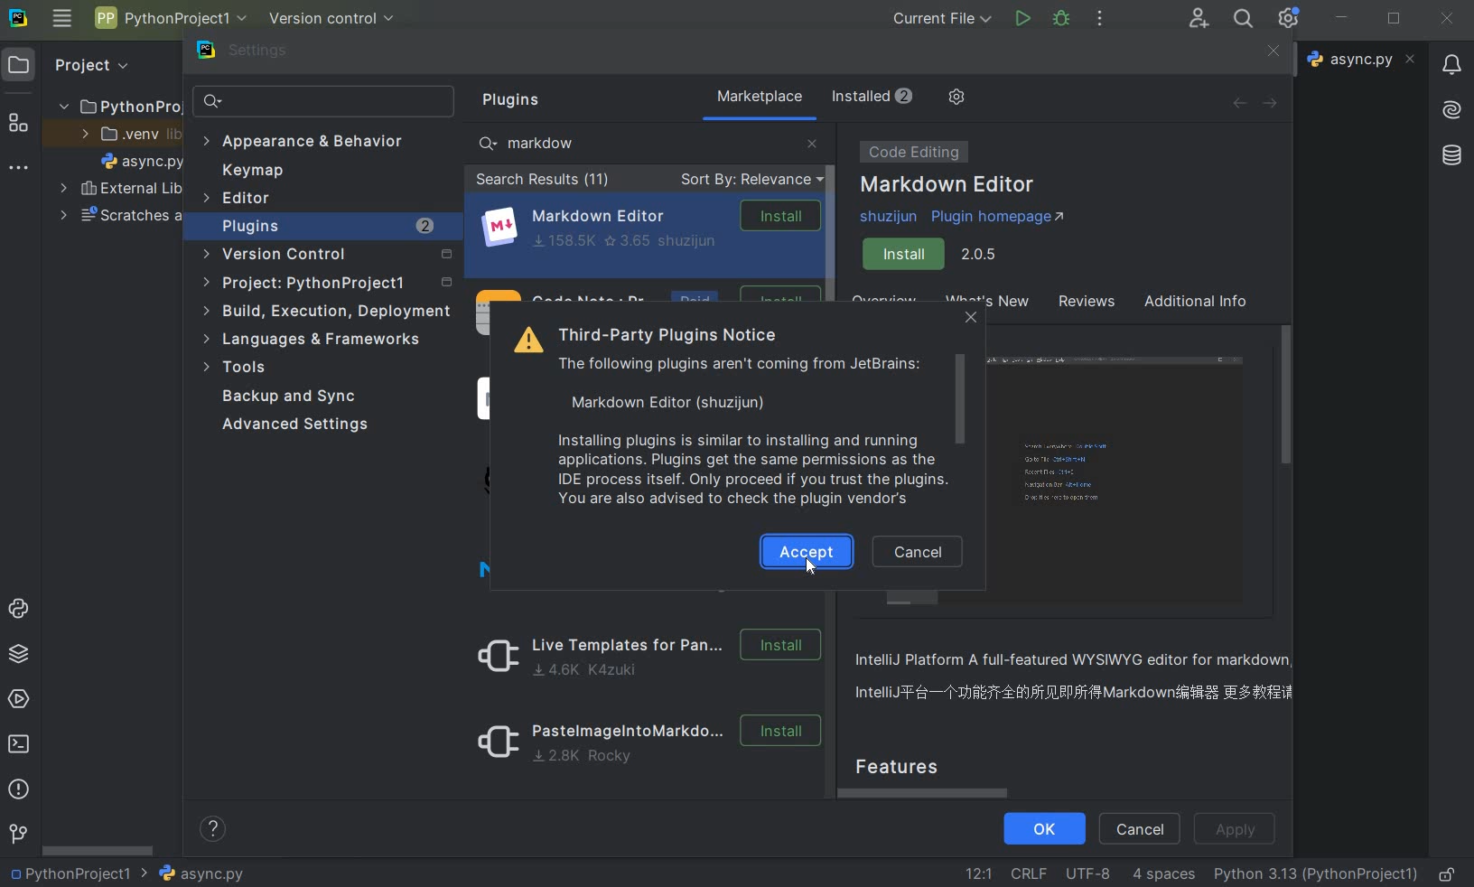 The image size is (1474, 887). I want to click on close, so click(1273, 51).